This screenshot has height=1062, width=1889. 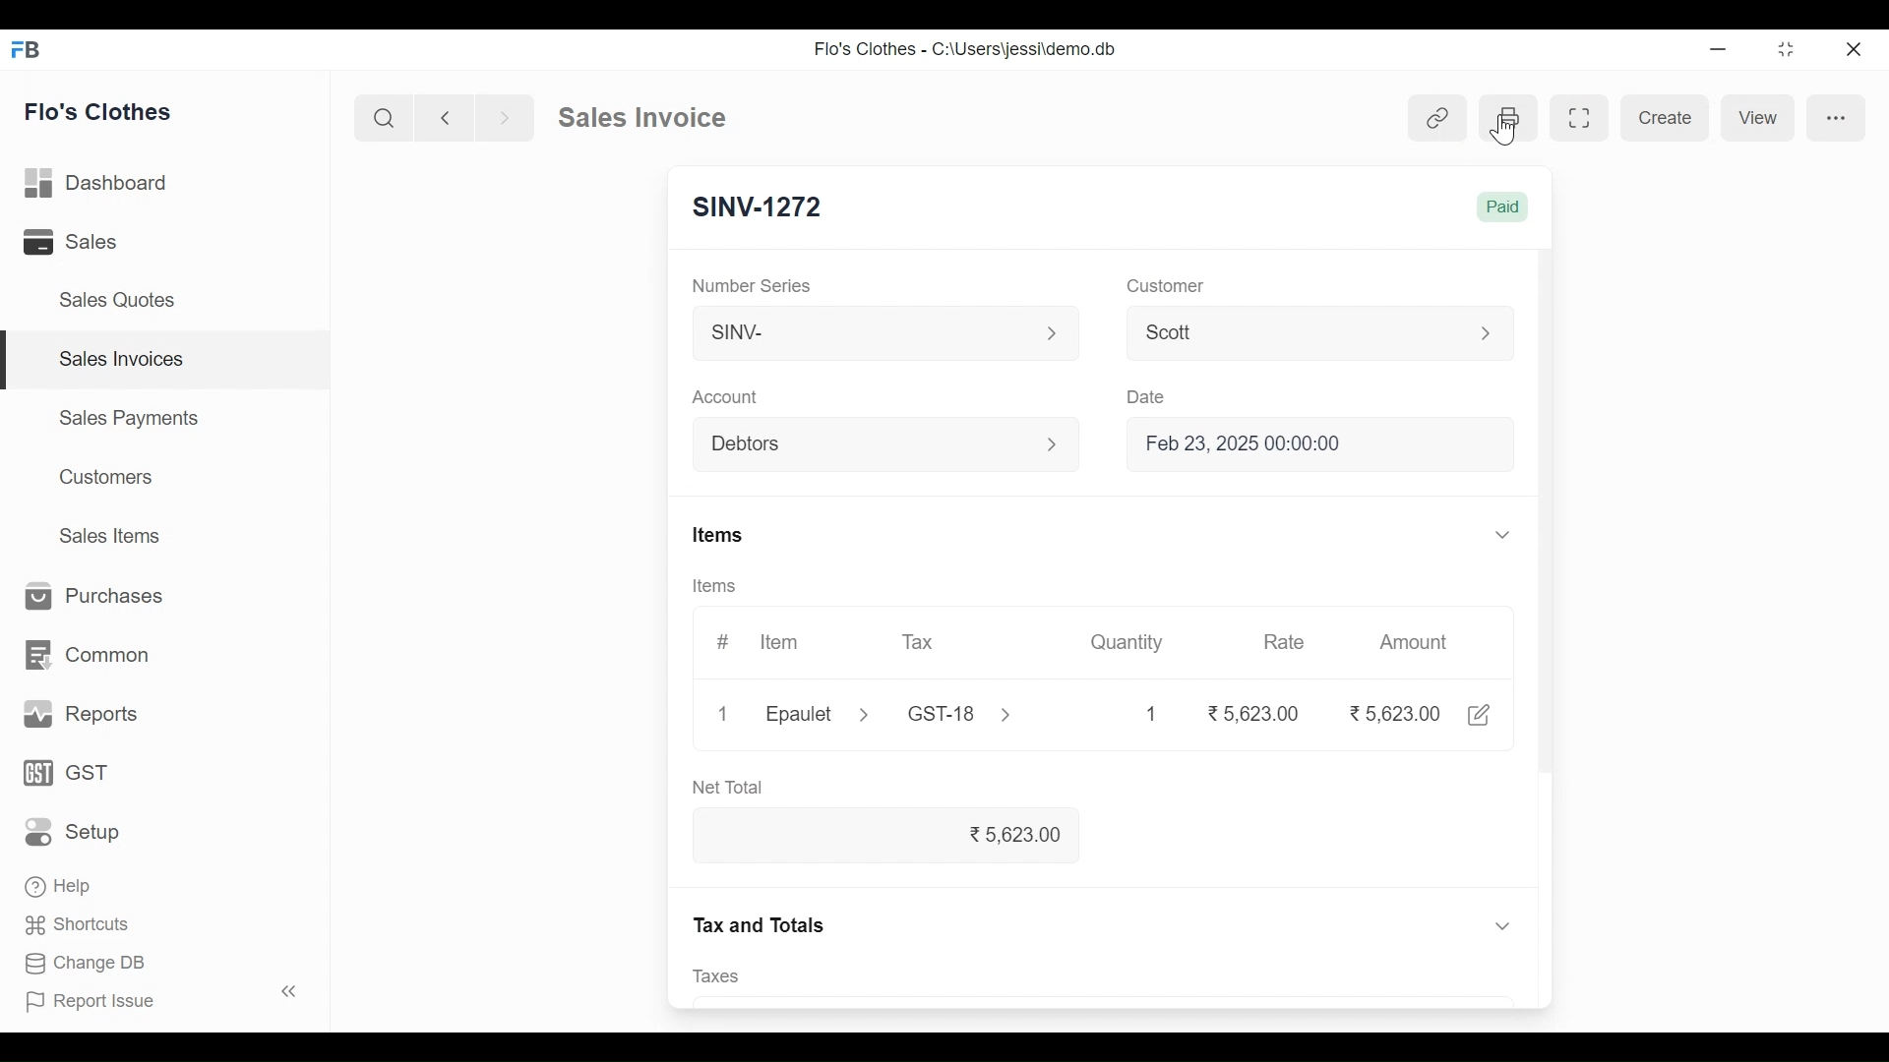 What do you see at coordinates (863, 330) in the screenshot?
I see `SINV-` at bounding box center [863, 330].